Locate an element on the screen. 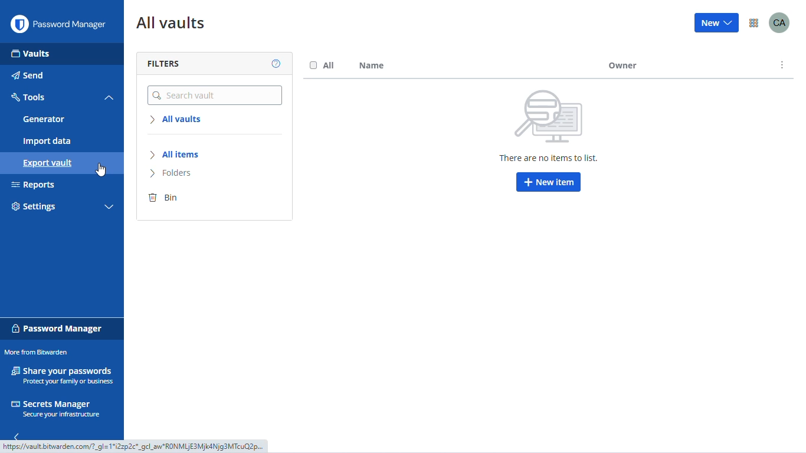 The height and width of the screenshot is (453, 806). toggle collapse is located at coordinates (109, 98).